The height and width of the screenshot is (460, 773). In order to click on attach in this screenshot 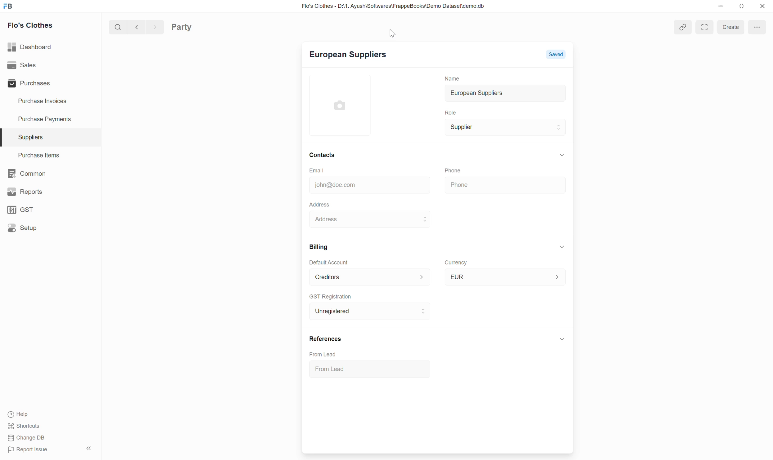, I will do `click(683, 26)`.